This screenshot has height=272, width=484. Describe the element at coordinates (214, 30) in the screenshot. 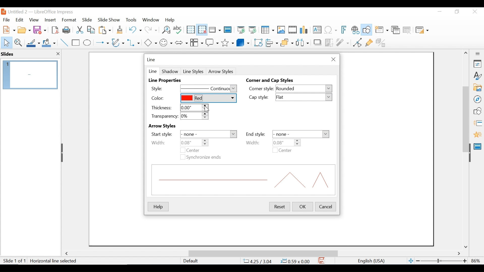

I see `Display Views` at that location.